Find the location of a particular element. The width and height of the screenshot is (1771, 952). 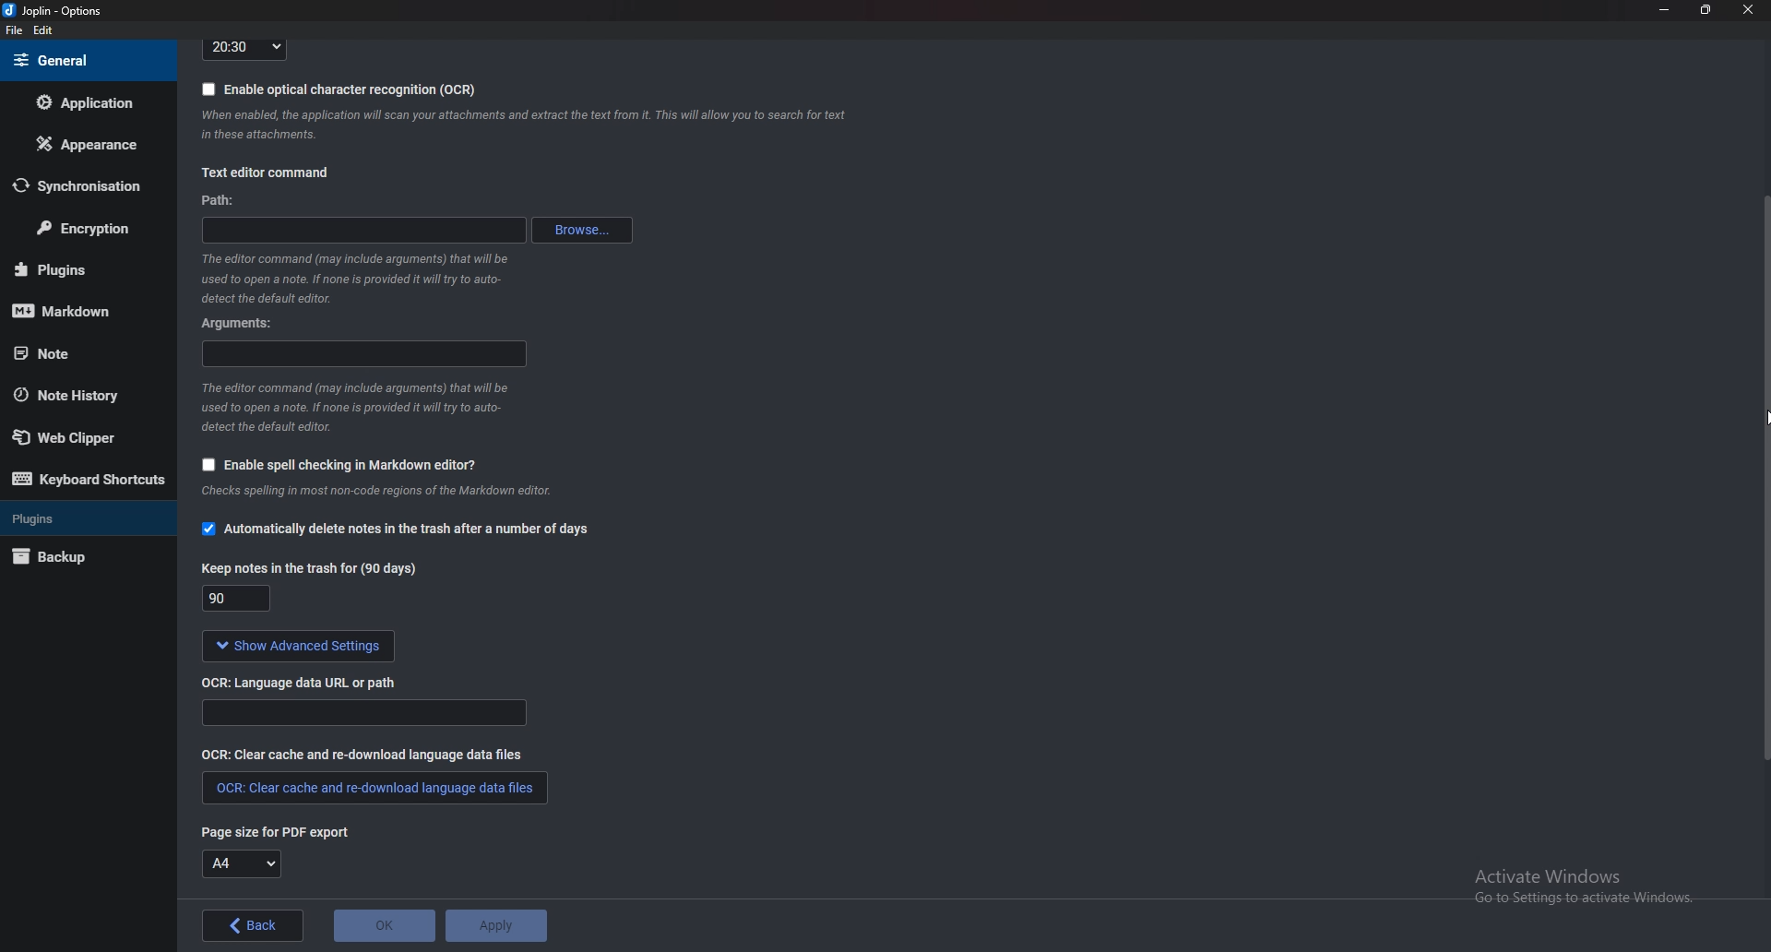

path is located at coordinates (371, 228).